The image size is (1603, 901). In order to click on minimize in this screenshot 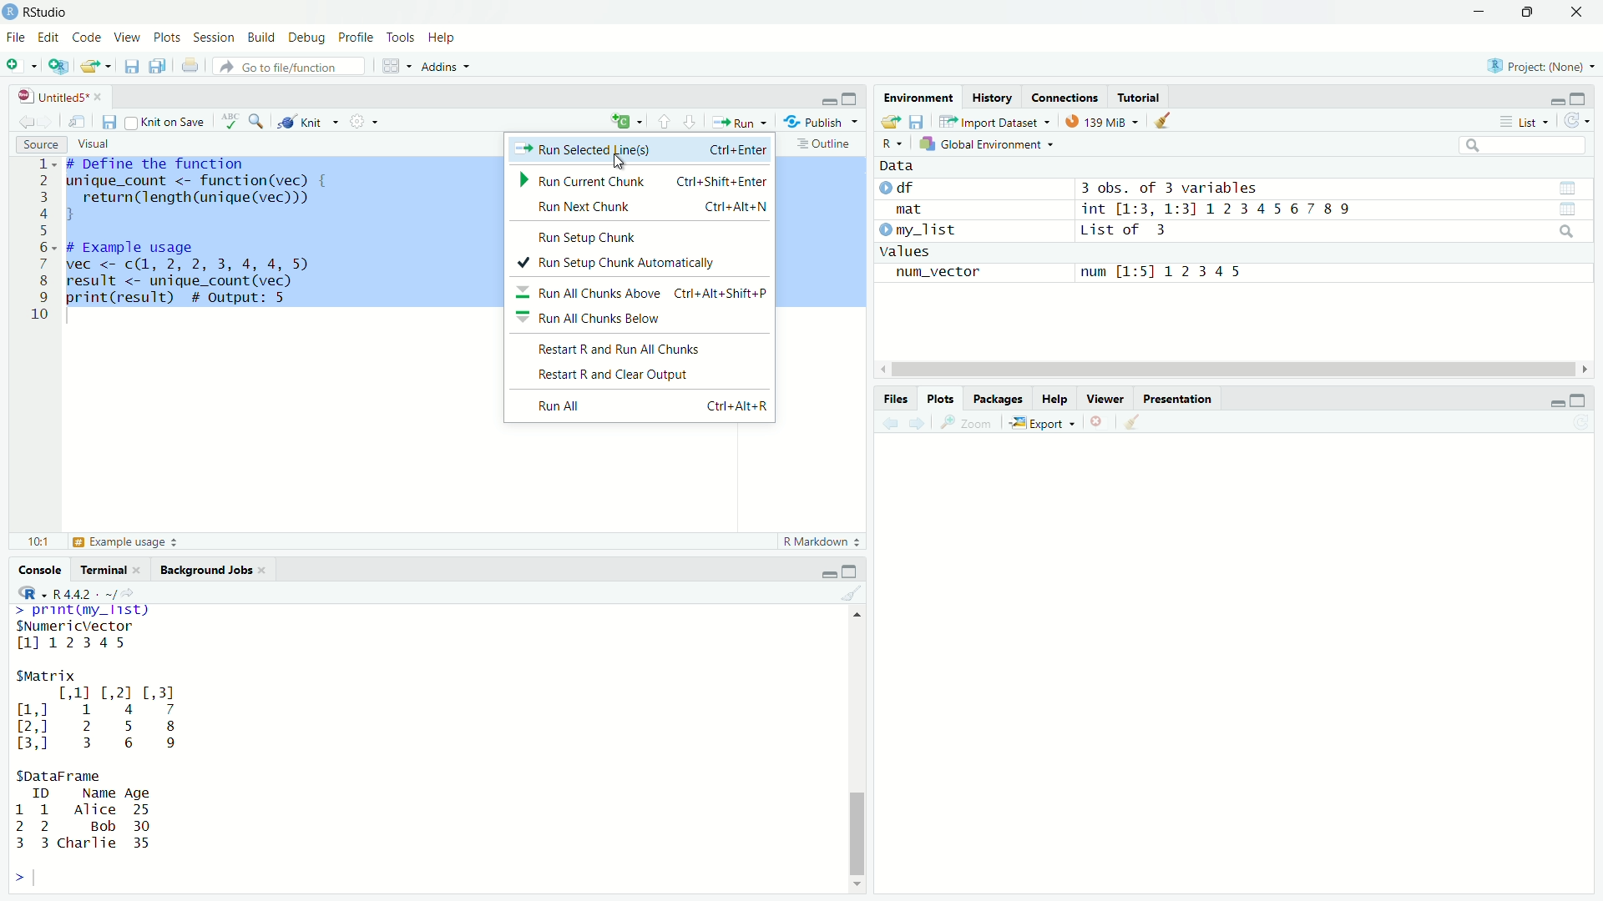, I will do `click(828, 575)`.